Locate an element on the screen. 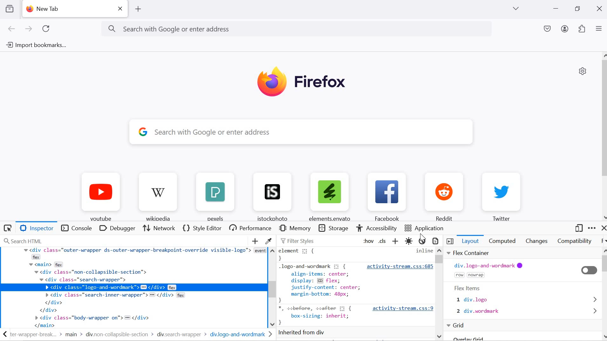  search bar is located at coordinates (313, 133).